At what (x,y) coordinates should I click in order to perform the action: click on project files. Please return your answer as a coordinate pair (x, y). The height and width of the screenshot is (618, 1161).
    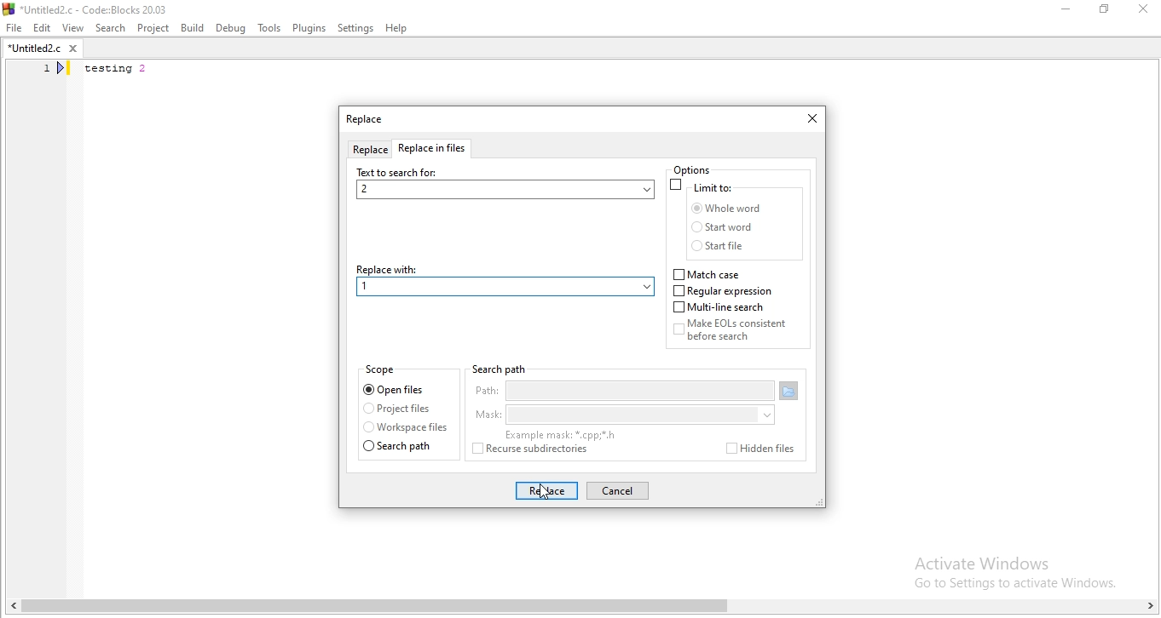
    Looking at the image, I should click on (397, 409).